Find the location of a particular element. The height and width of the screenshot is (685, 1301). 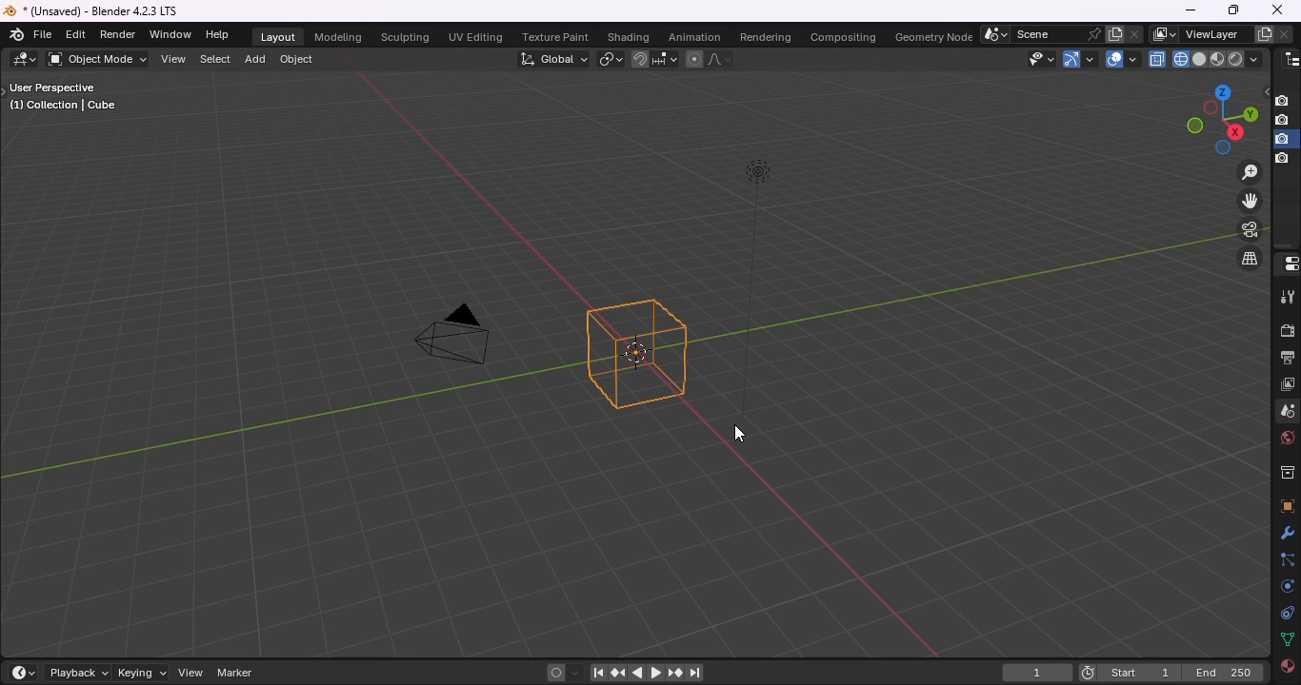

move the view is located at coordinates (1249, 201).